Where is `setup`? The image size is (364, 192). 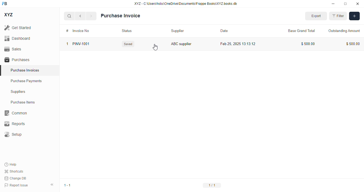 setup is located at coordinates (13, 135).